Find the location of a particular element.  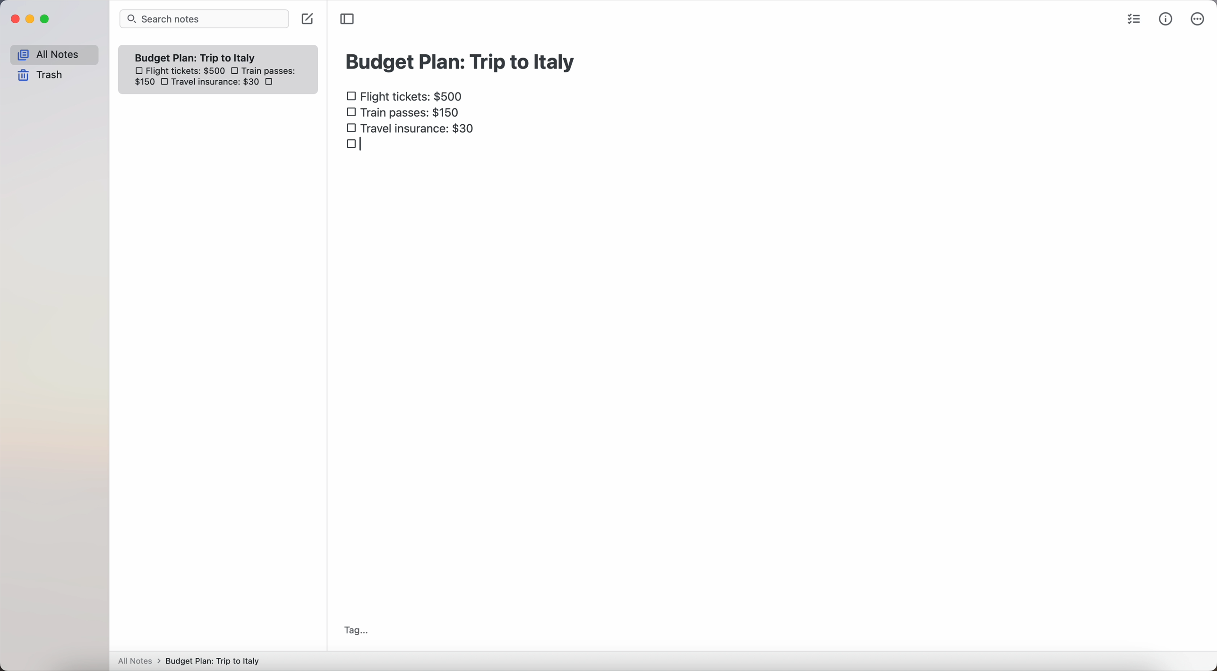

toggle sidebar is located at coordinates (348, 18).